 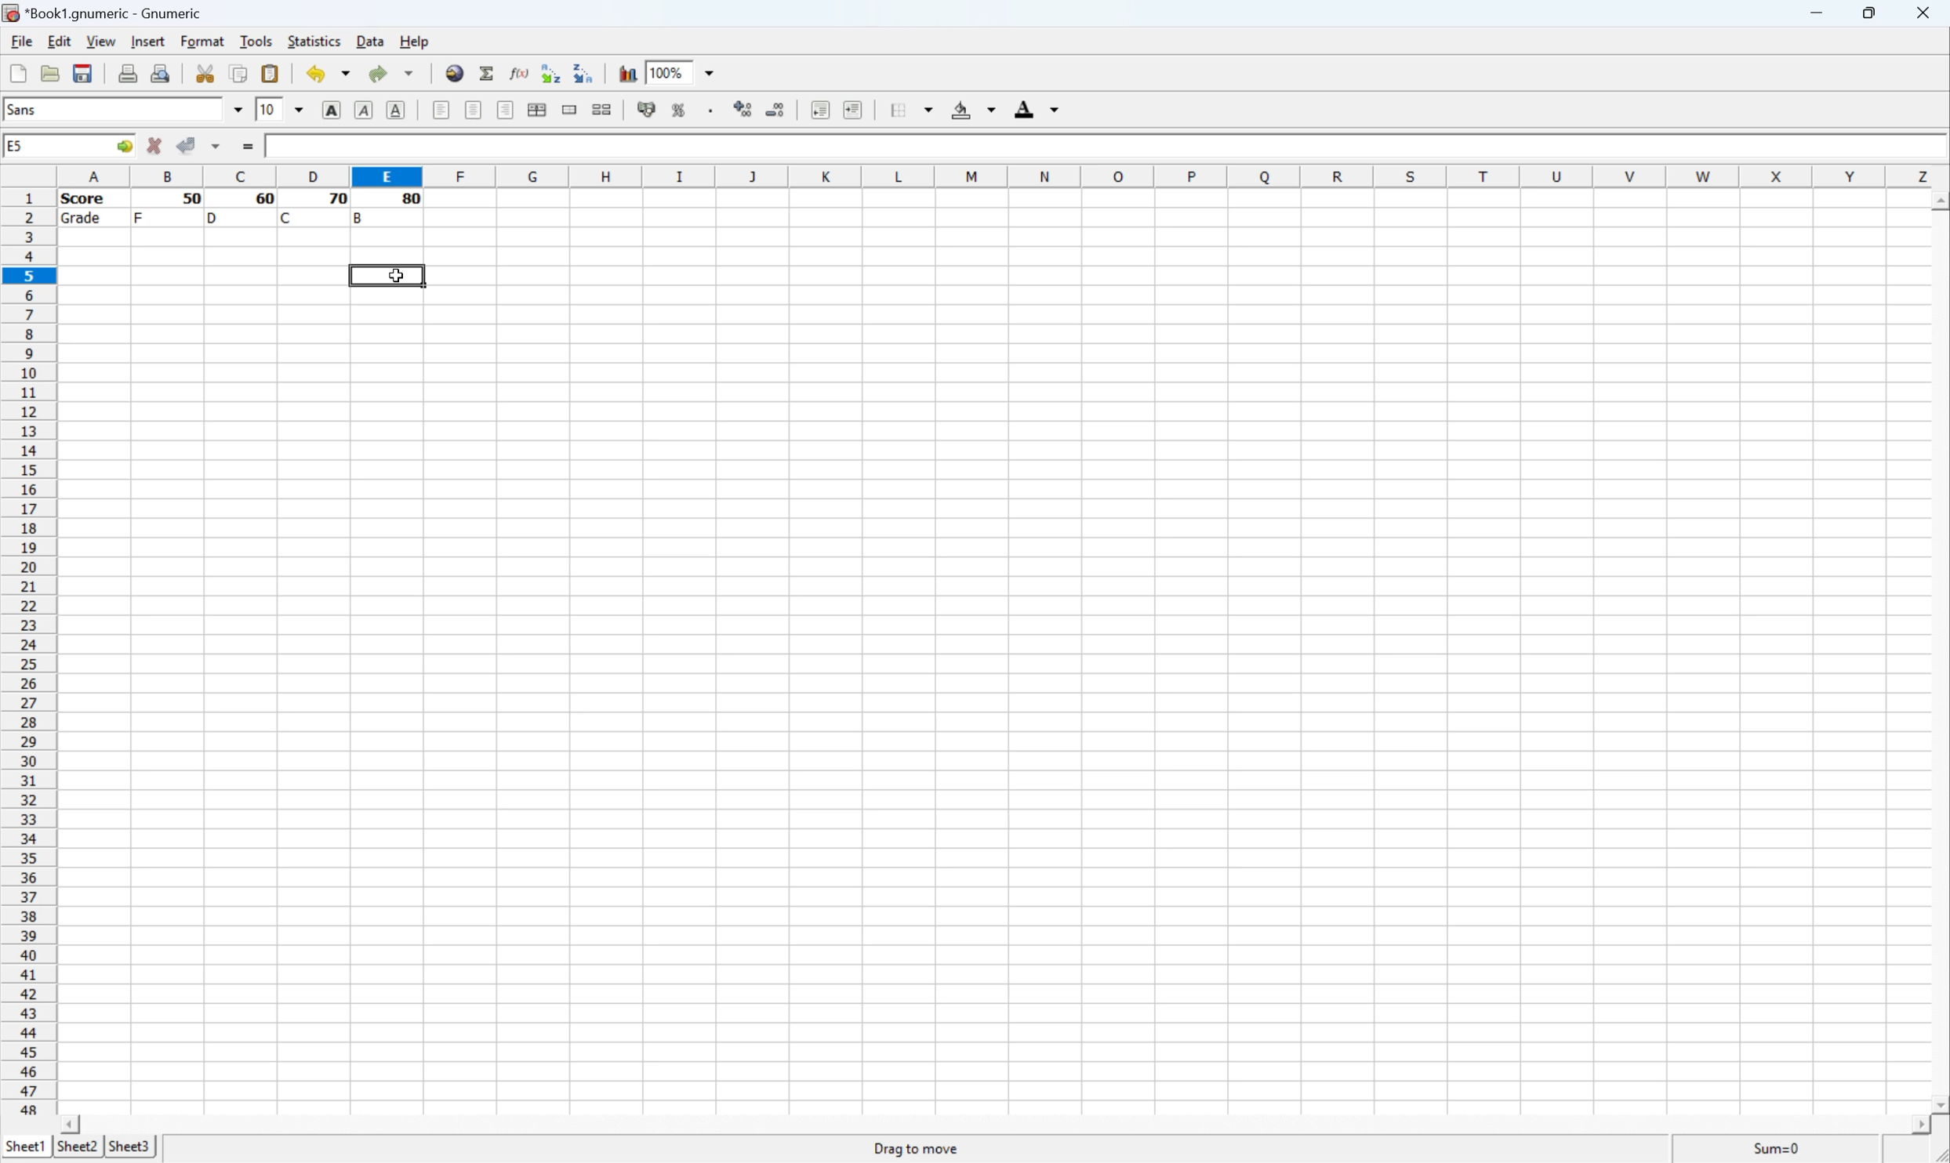 I want to click on F, so click(x=140, y=216).